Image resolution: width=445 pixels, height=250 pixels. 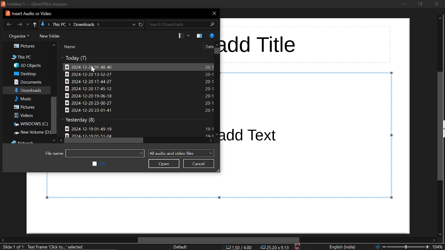 I want to click on current slide, so click(x=13, y=247).